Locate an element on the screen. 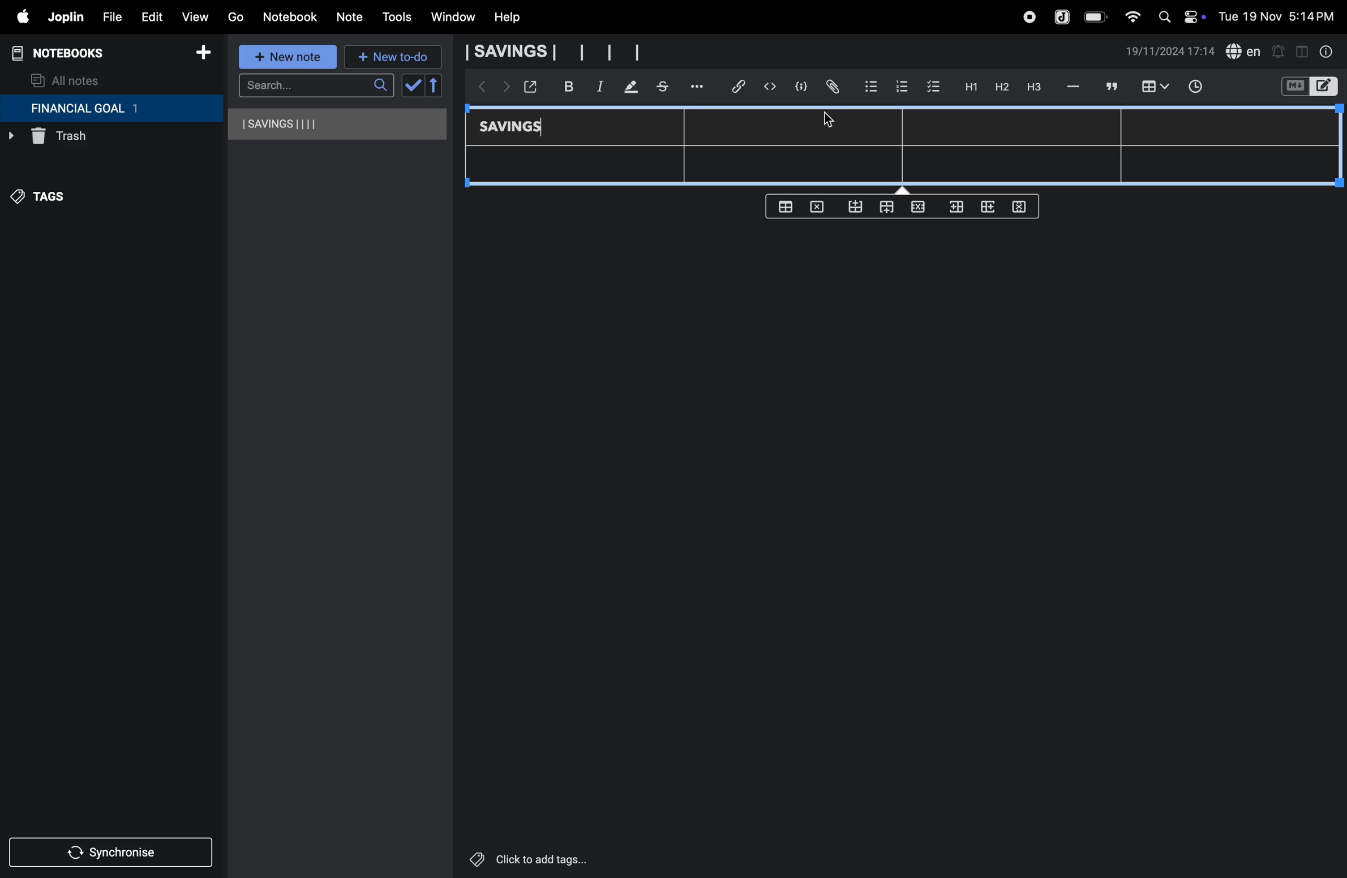 The height and width of the screenshot is (878, 1347). note is located at coordinates (351, 18).